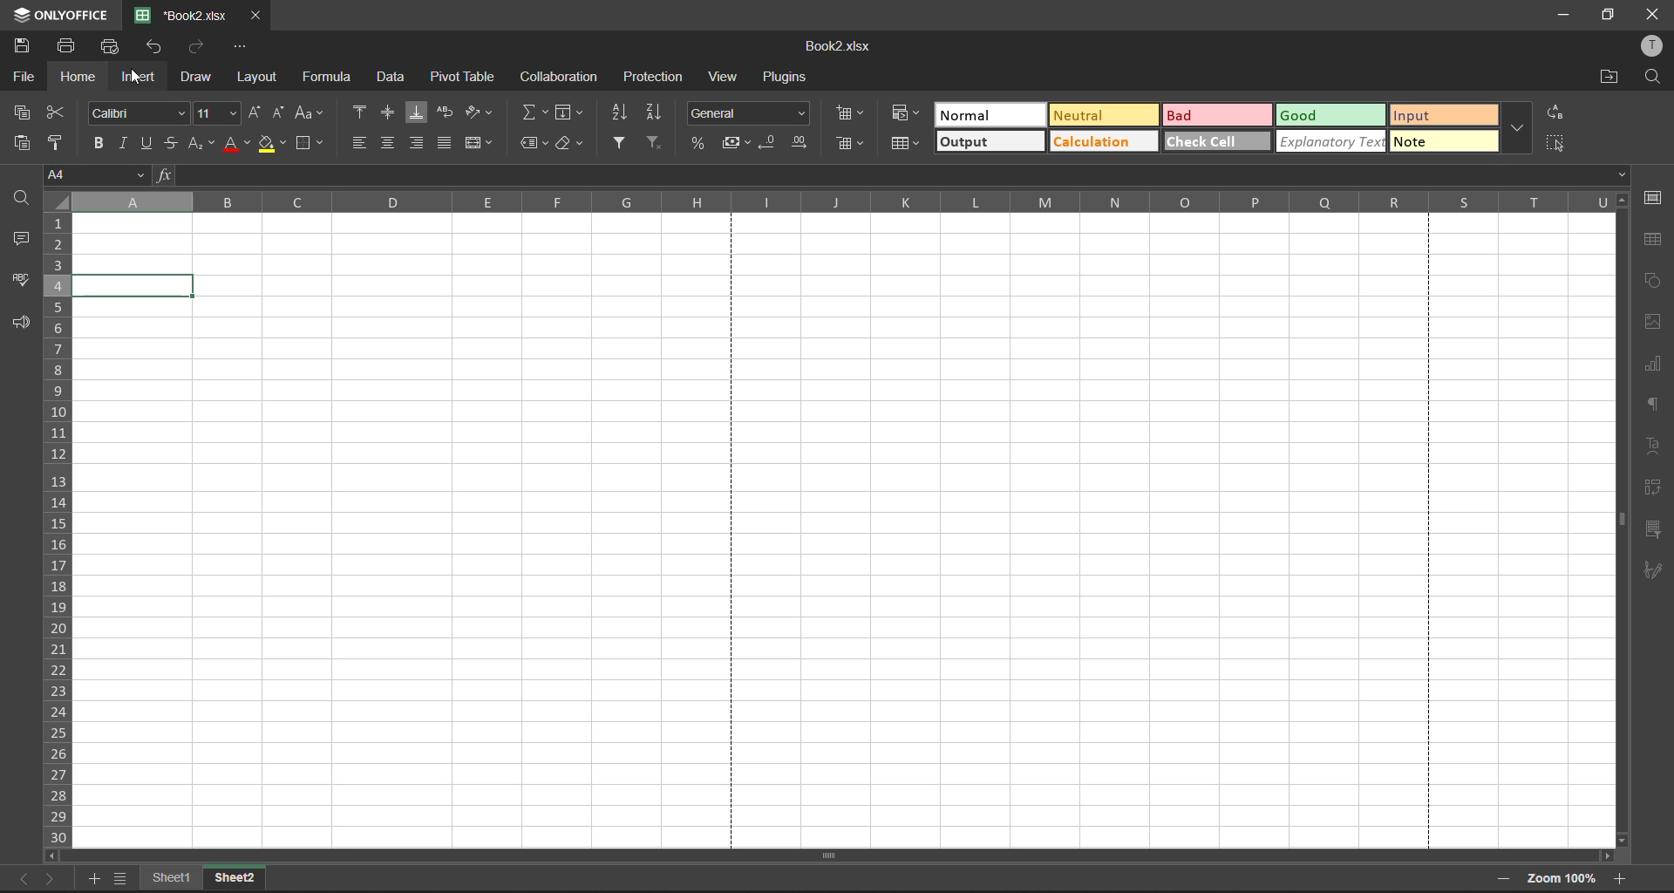  What do you see at coordinates (1623, 202) in the screenshot?
I see `scroll up` at bounding box center [1623, 202].